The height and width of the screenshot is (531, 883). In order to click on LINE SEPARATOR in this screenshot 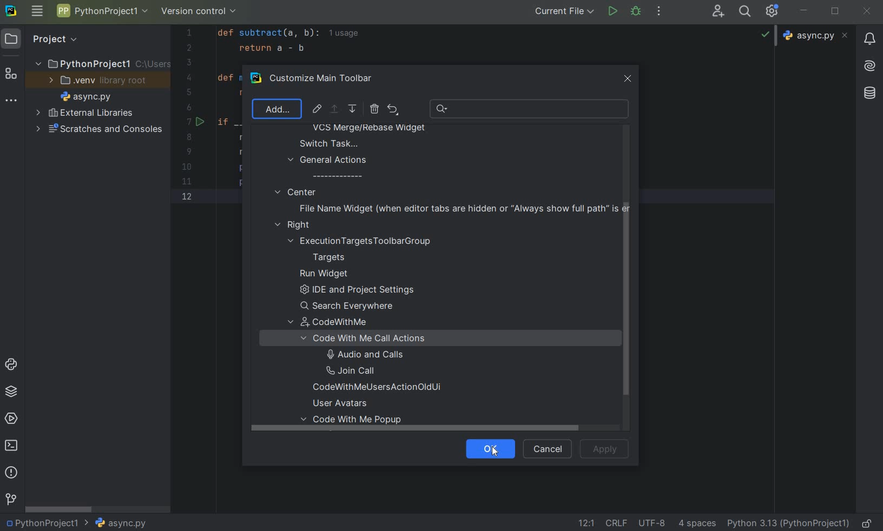, I will do `click(617, 522)`.